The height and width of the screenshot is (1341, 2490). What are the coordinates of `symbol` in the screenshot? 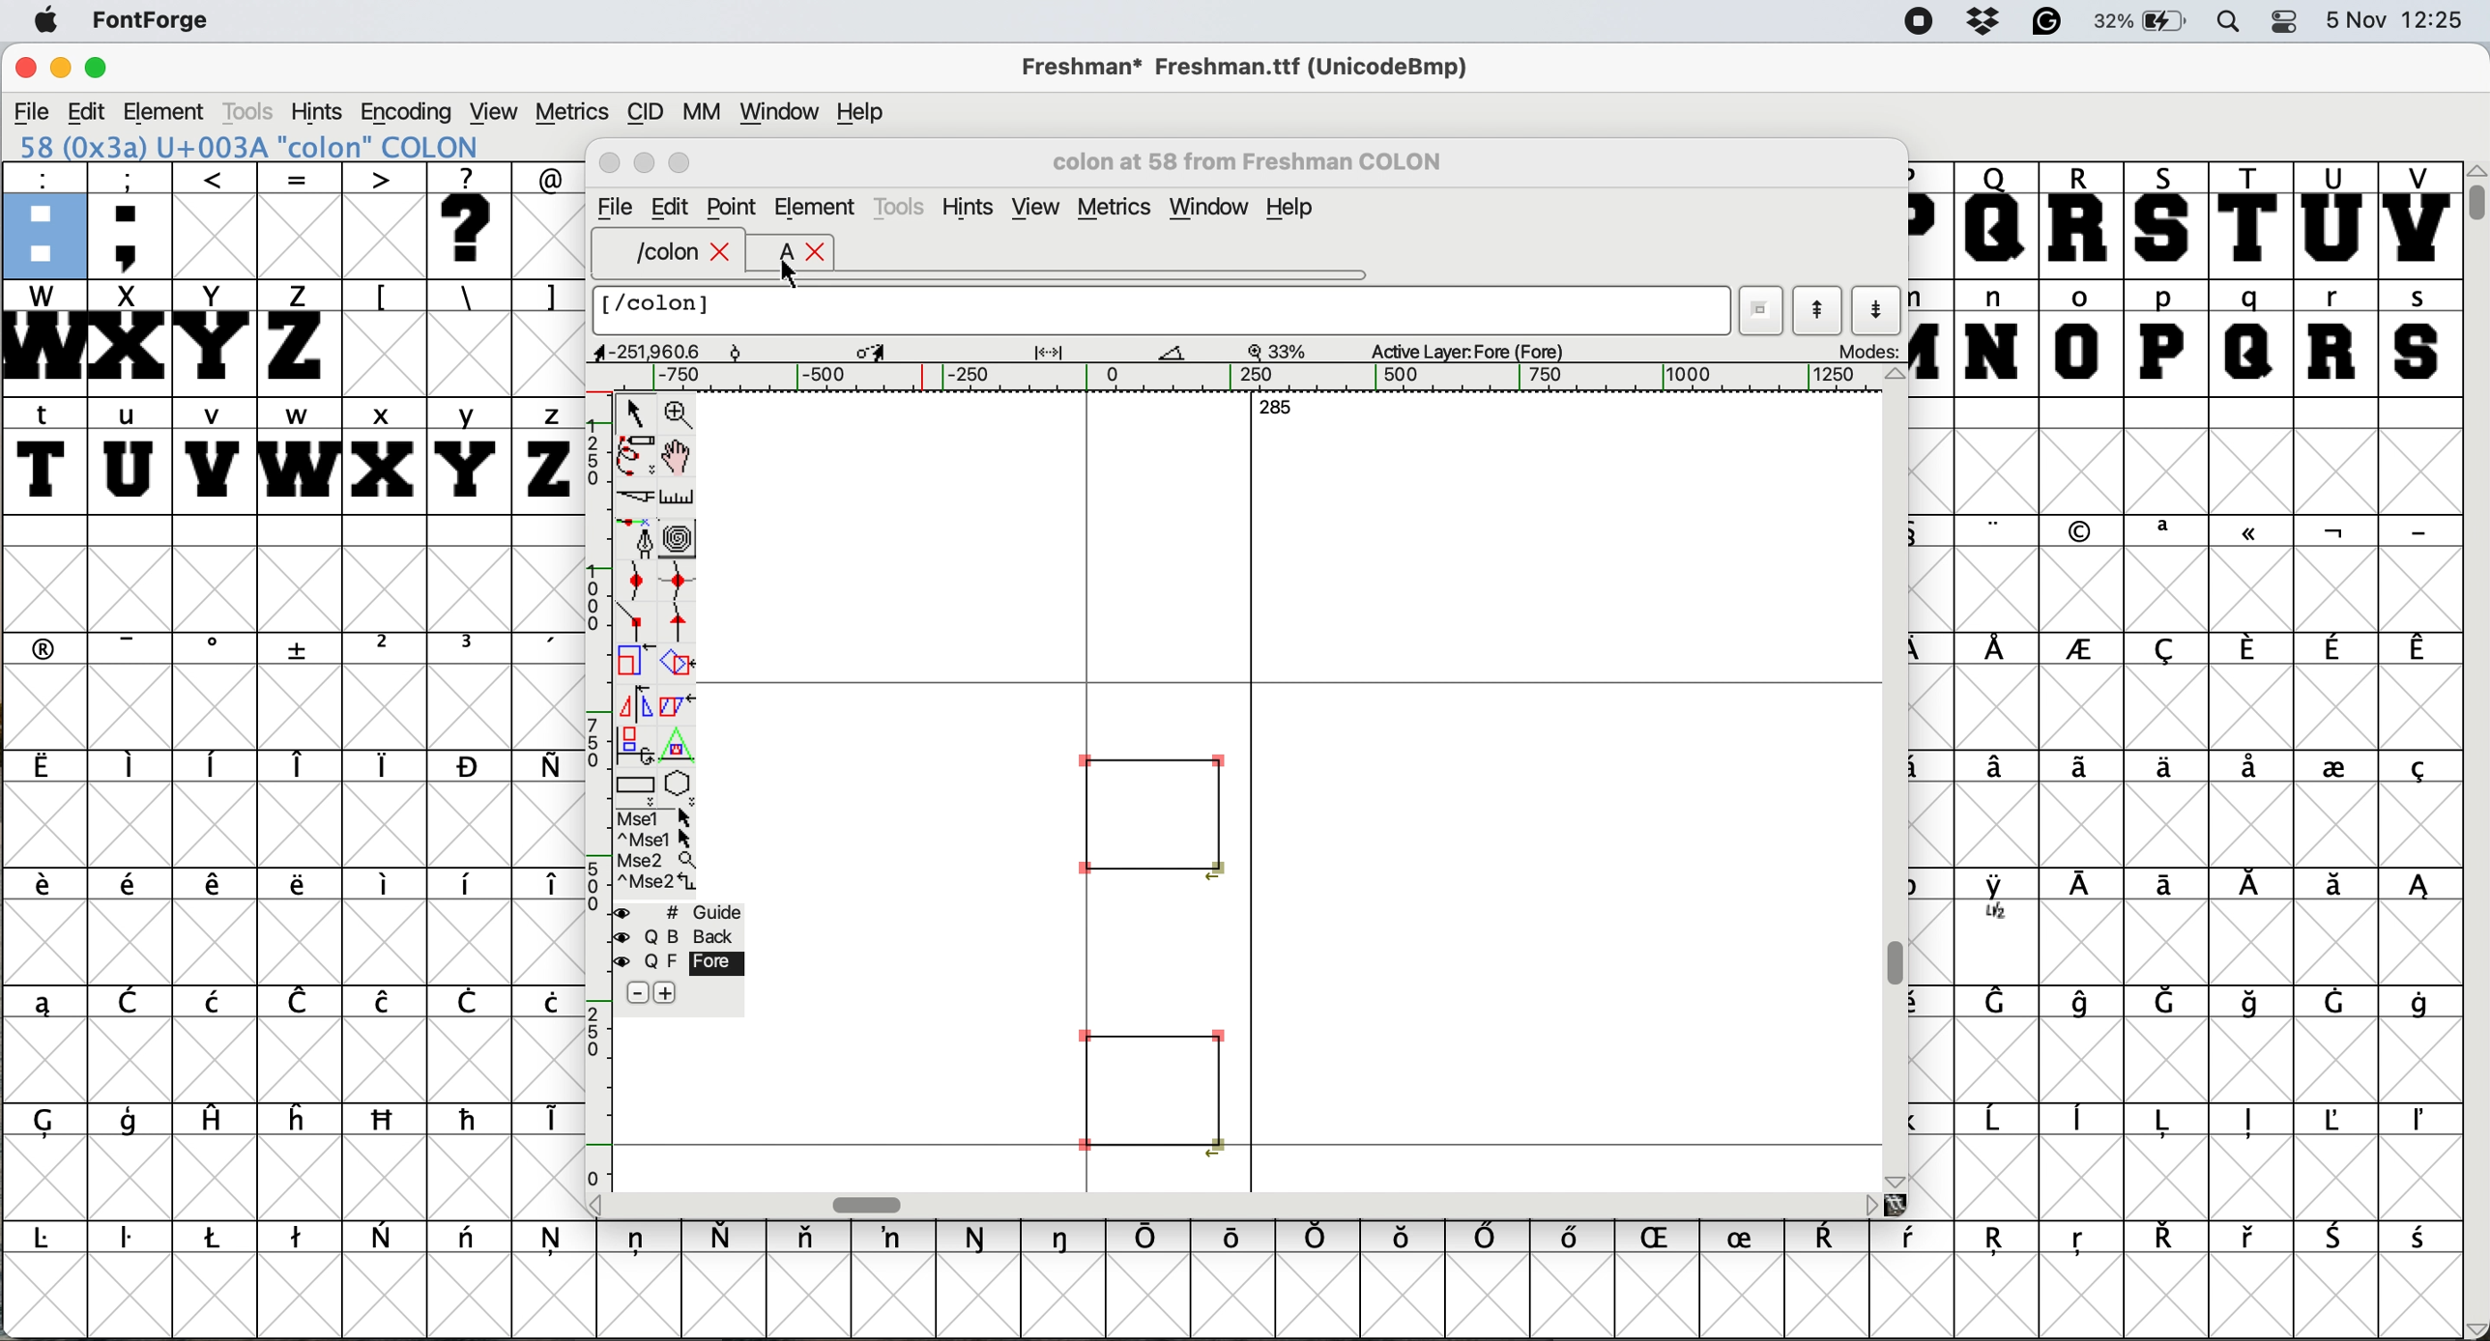 It's located at (219, 887).